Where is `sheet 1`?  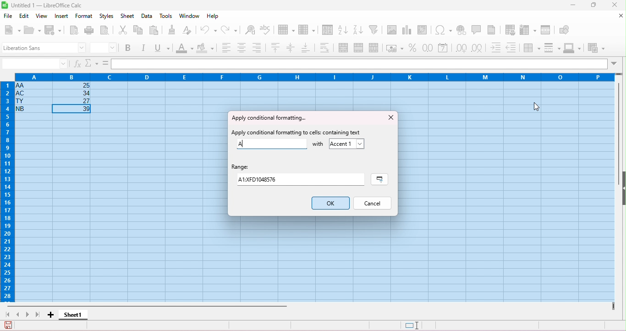 sheet 1 is located at coordinates (75, 316).